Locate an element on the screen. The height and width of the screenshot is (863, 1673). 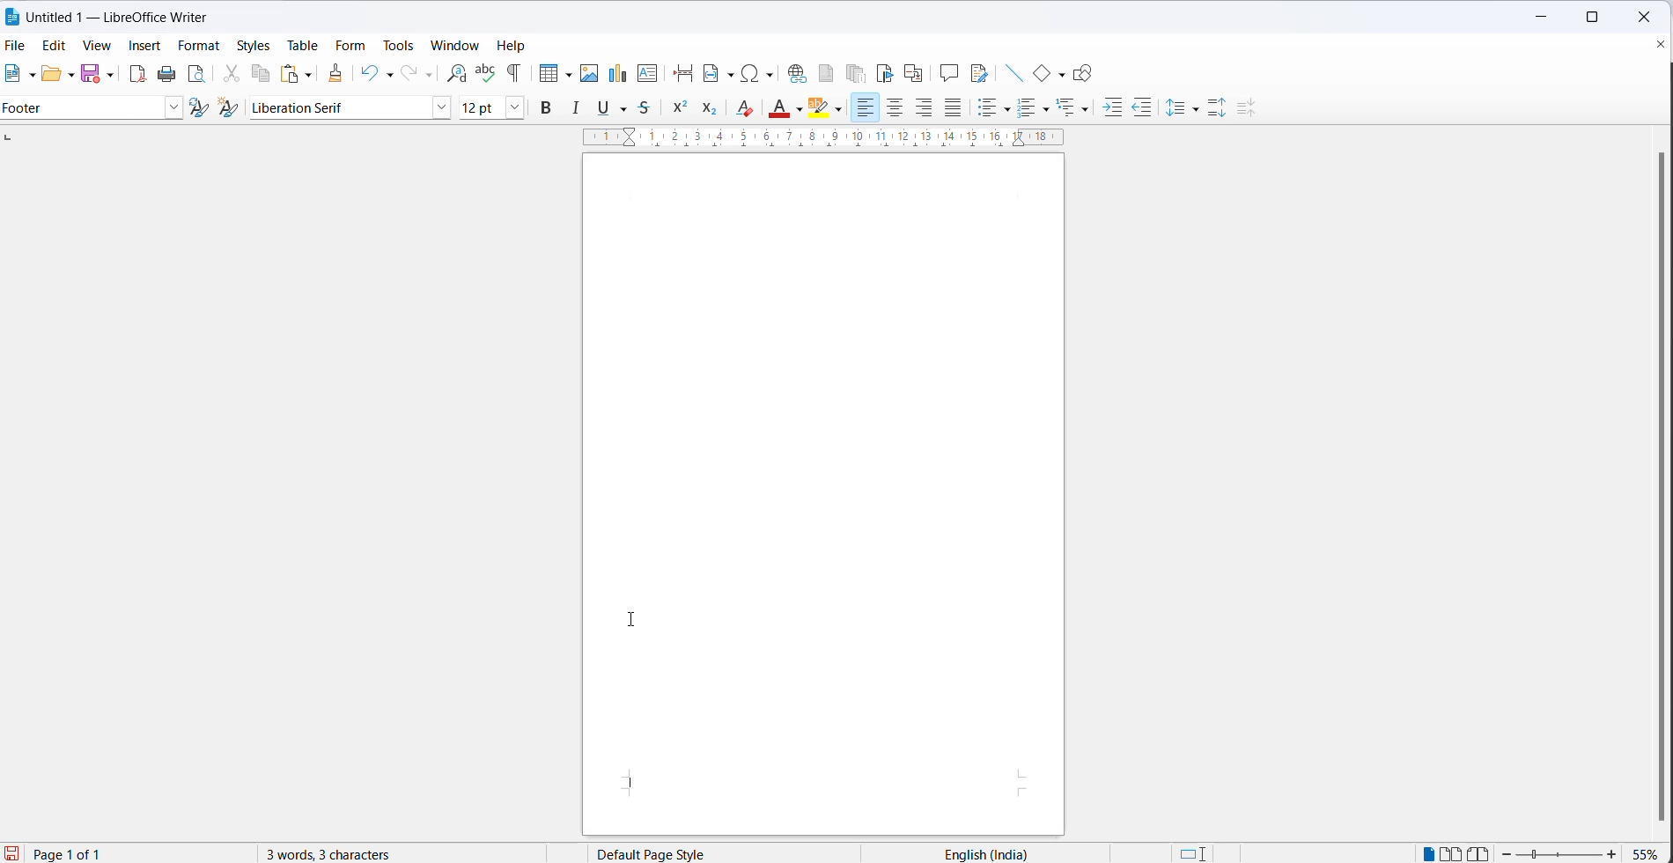
create new style from selection is located at coordinates (229, 106).